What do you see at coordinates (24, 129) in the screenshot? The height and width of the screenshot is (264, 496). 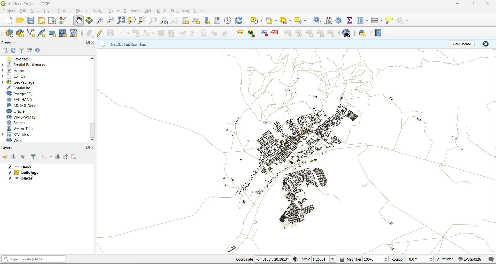 I see `vector tiles` at bounding box center [24, 129].